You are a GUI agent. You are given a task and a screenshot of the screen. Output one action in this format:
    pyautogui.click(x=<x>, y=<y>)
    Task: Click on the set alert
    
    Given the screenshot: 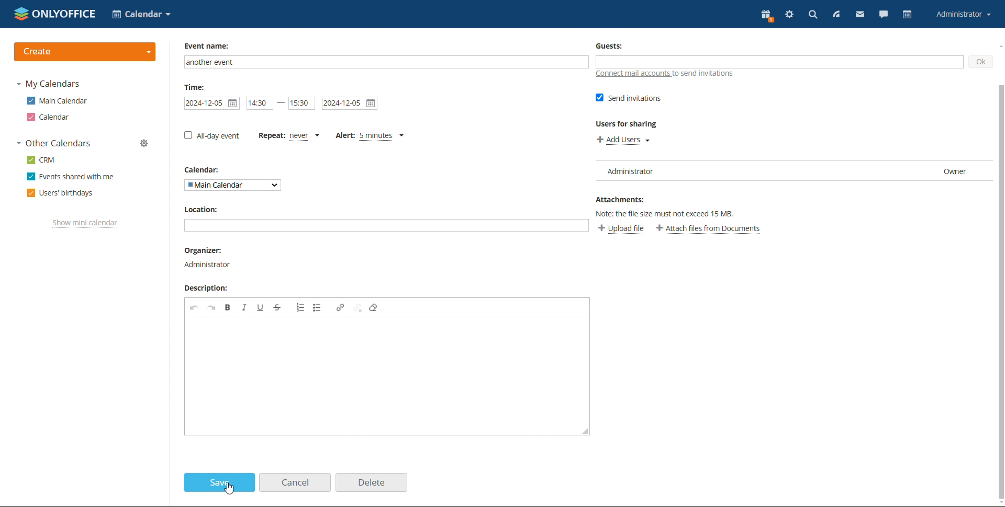 What is the action you would take?
    pyautogui.click(x=369, y=135)
    